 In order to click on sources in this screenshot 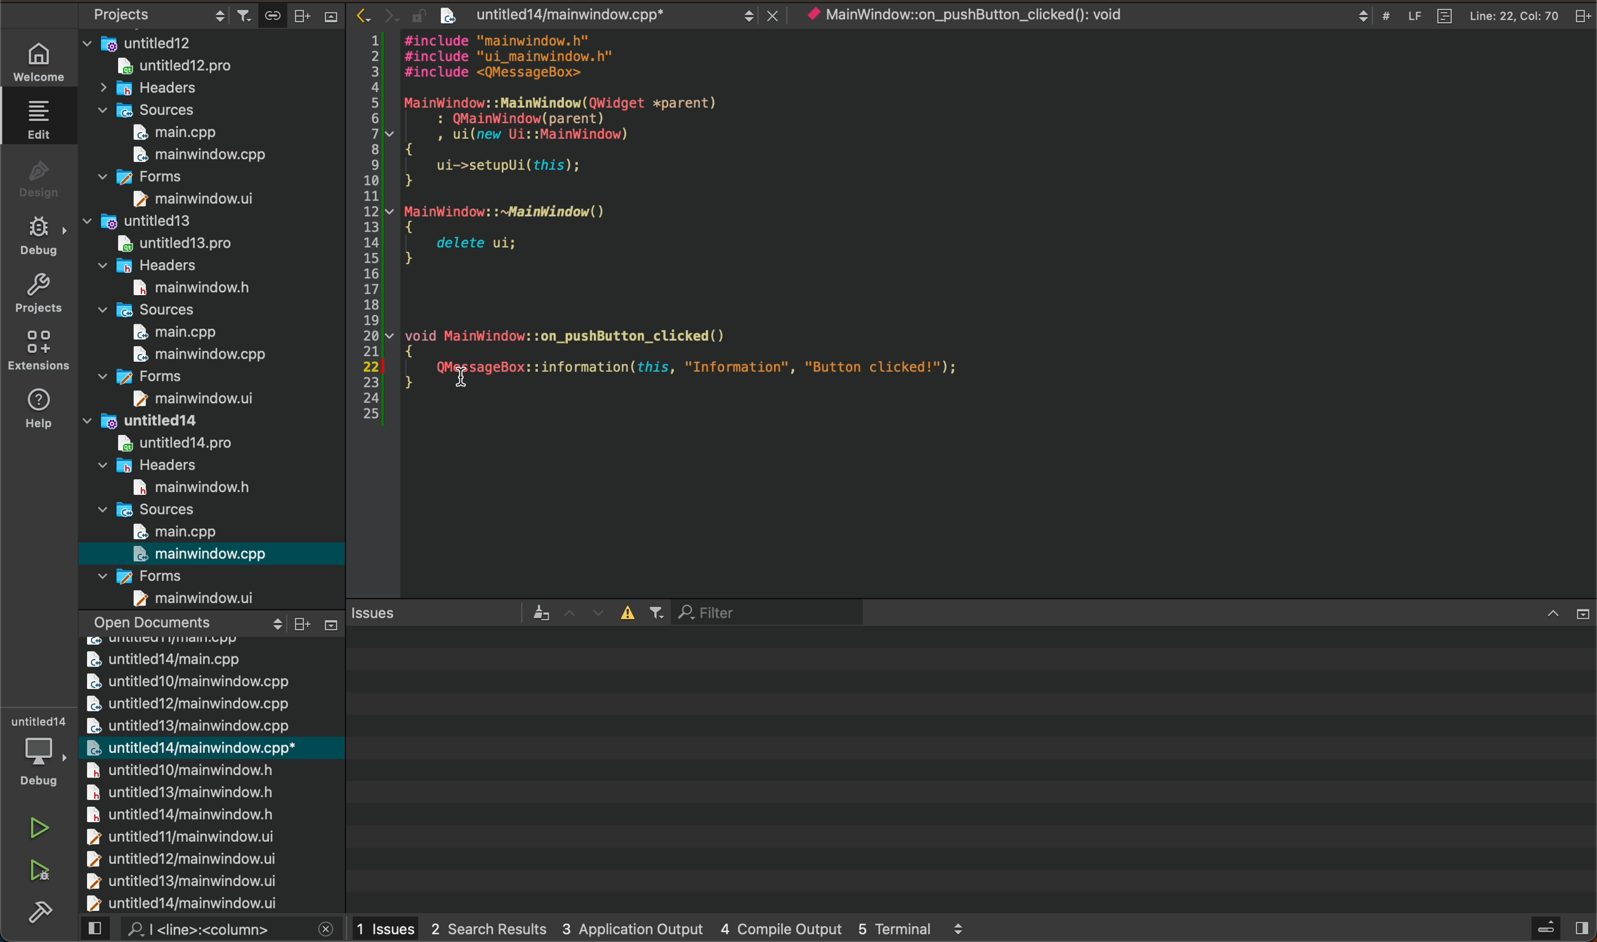, I will do `click(156, 310)`.